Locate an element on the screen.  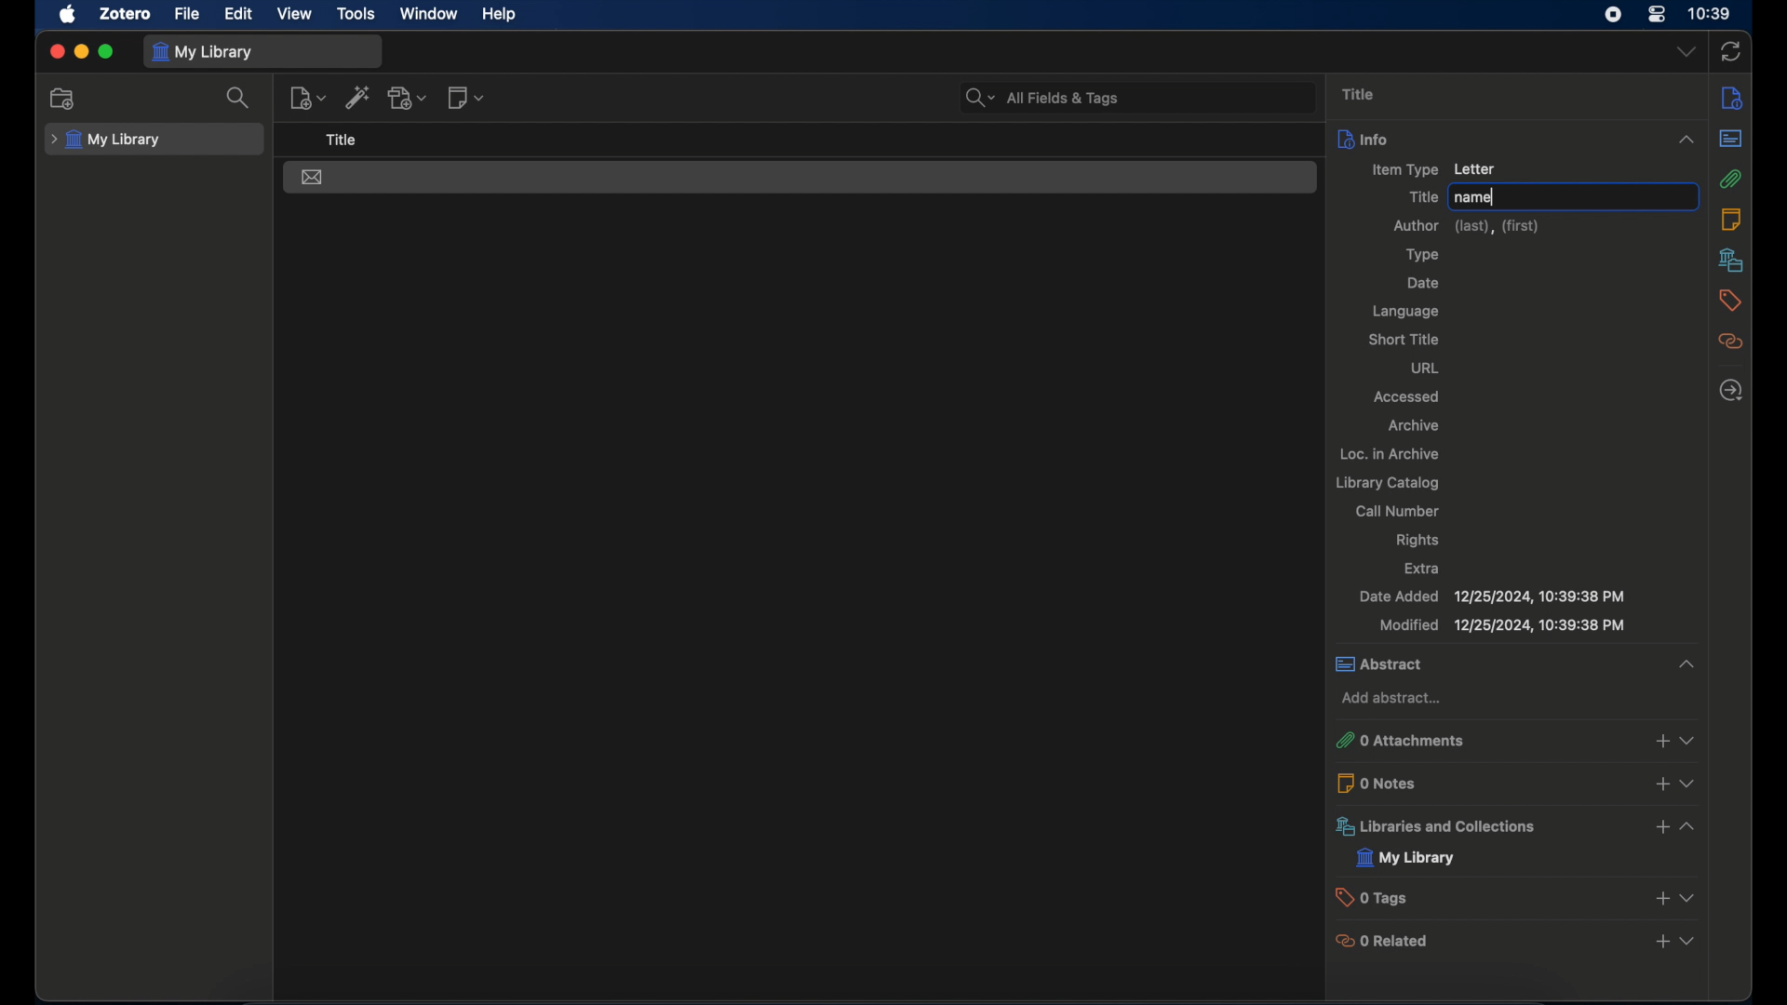
0 related is located at coordinates (1383, 942).